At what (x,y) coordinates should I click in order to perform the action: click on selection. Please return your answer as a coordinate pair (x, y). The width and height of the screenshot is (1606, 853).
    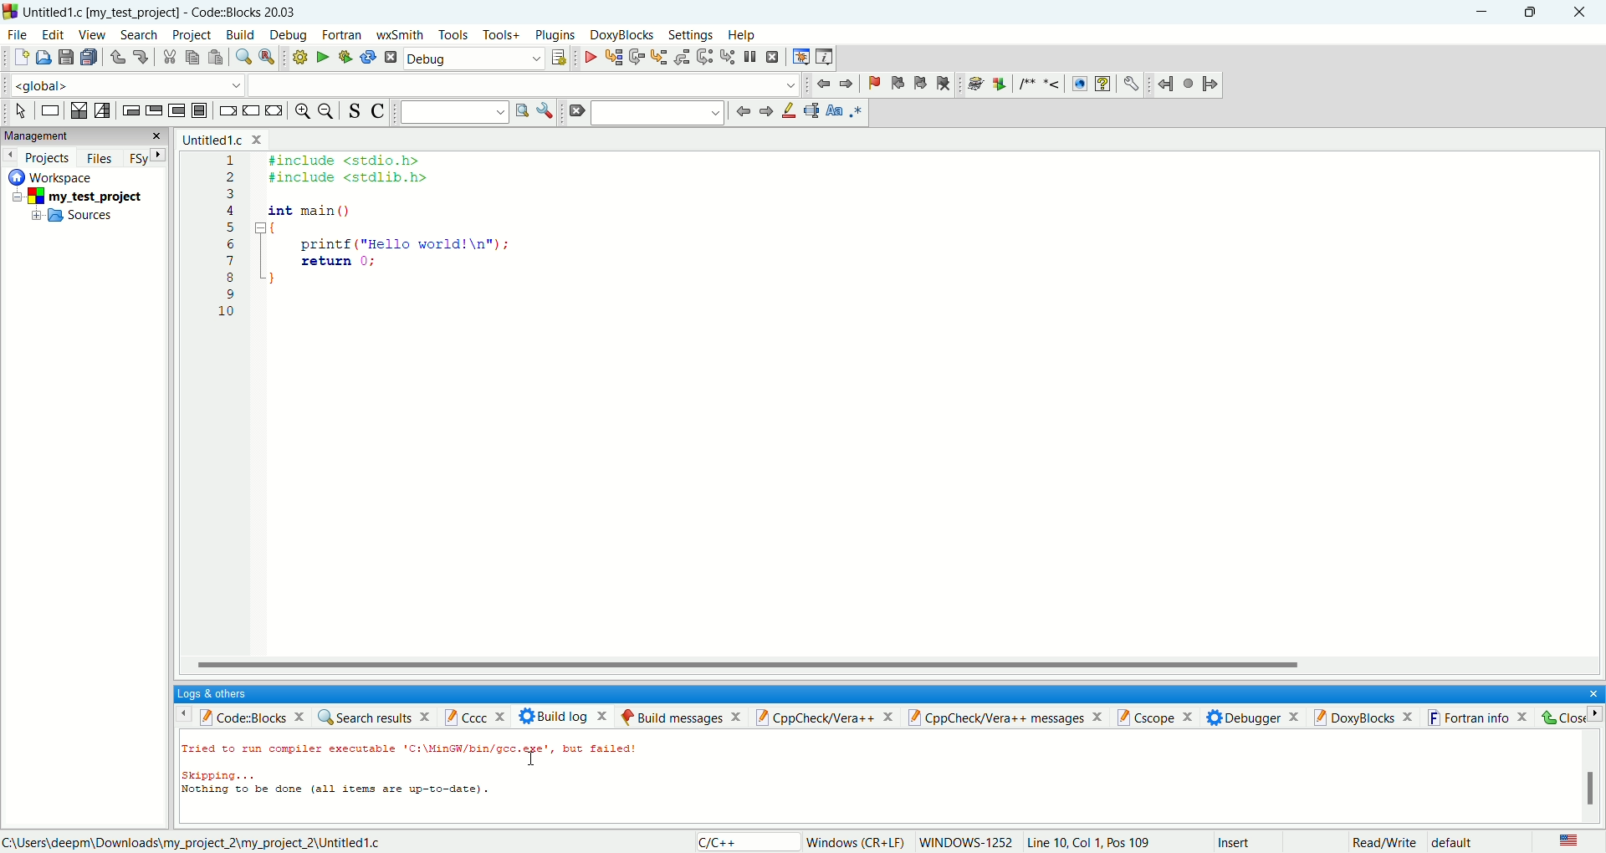
    Looking at the image, I should click on (101, 111).